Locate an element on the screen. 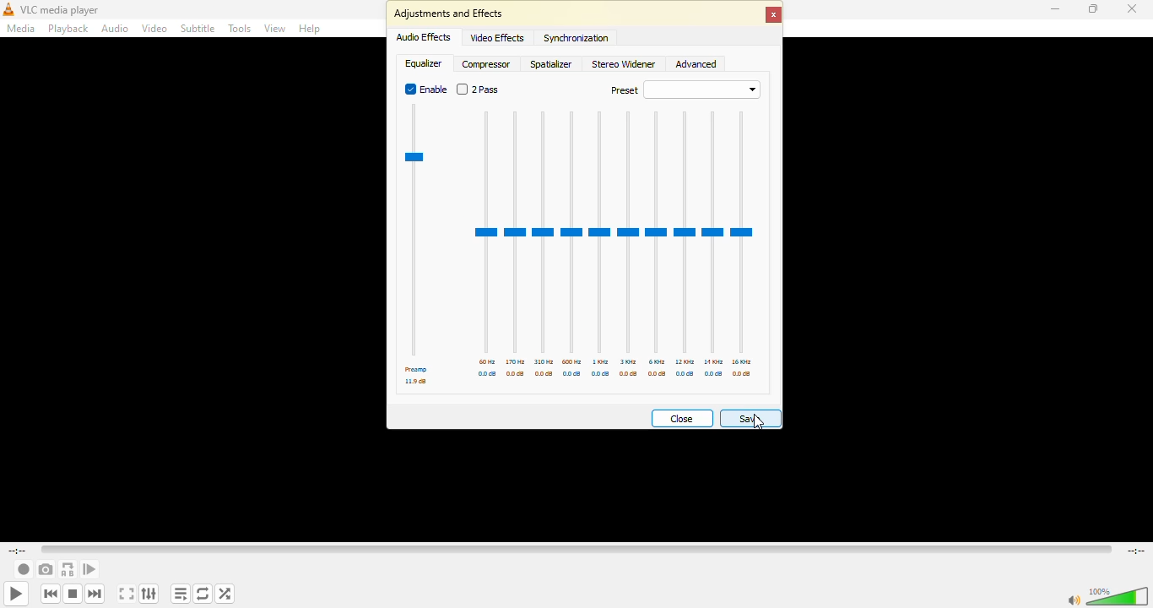  16 khz is located at coordinates (746, 361).